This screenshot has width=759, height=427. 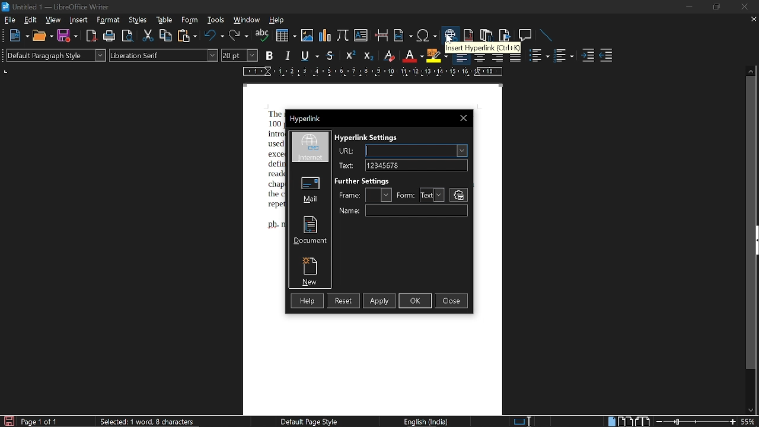 What do you see at coordinates (127, 36) in the screenshot?
I see `toggle print preview` at bounding box center [127, 36].